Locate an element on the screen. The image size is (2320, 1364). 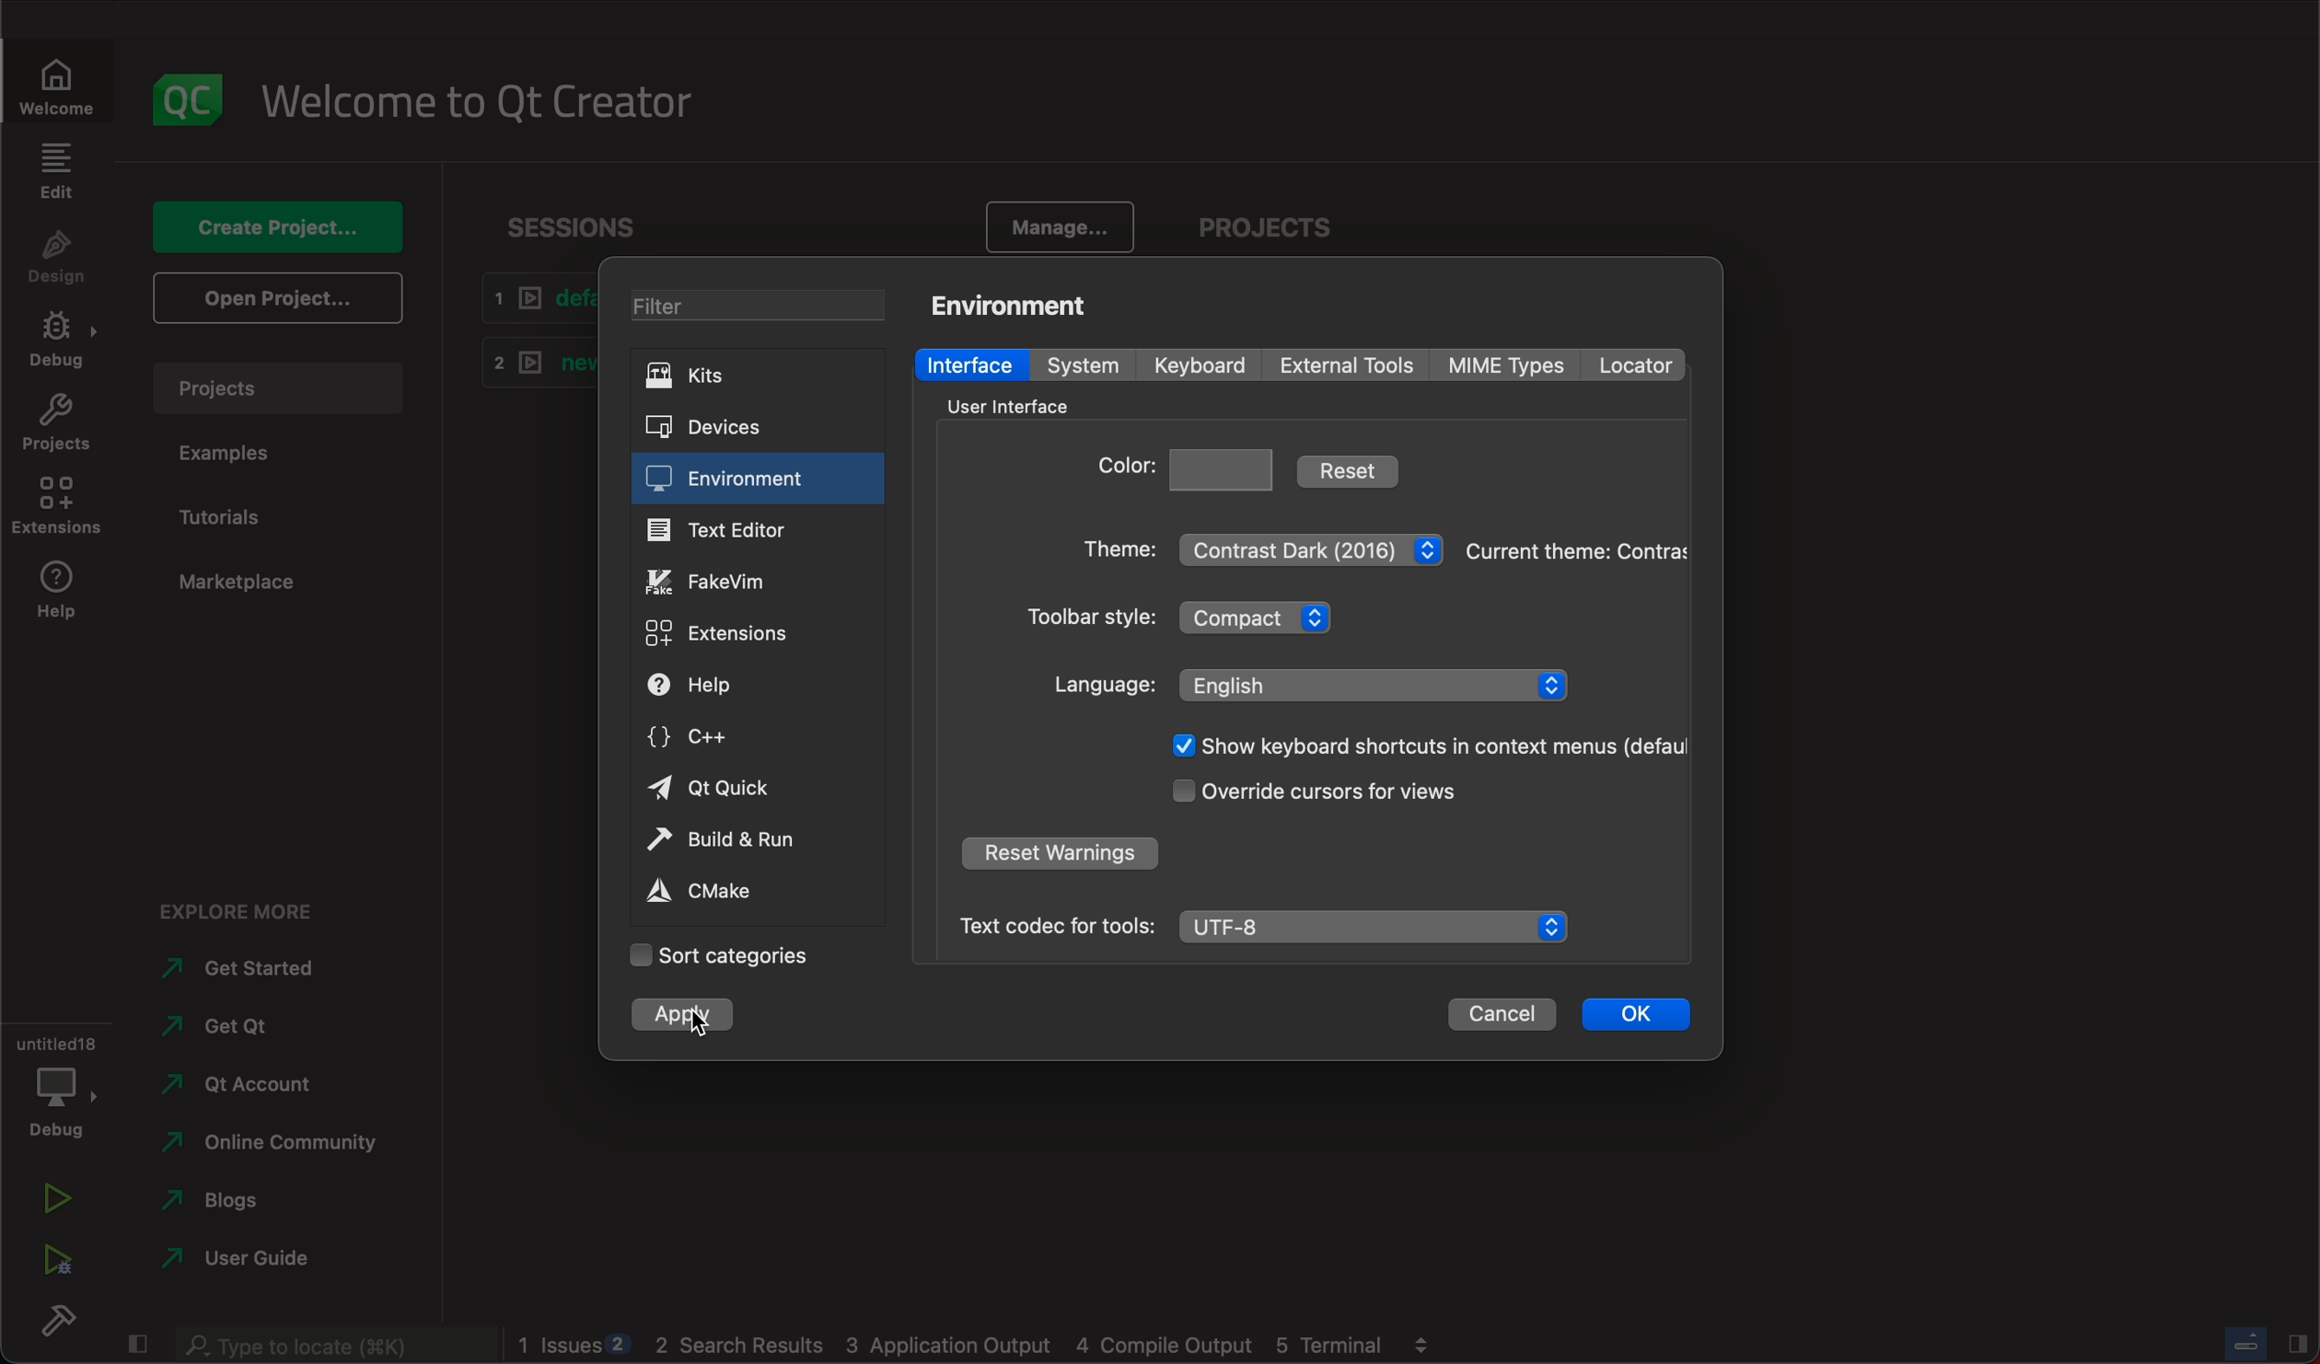
cursor is located at coordinates (697, 1021).